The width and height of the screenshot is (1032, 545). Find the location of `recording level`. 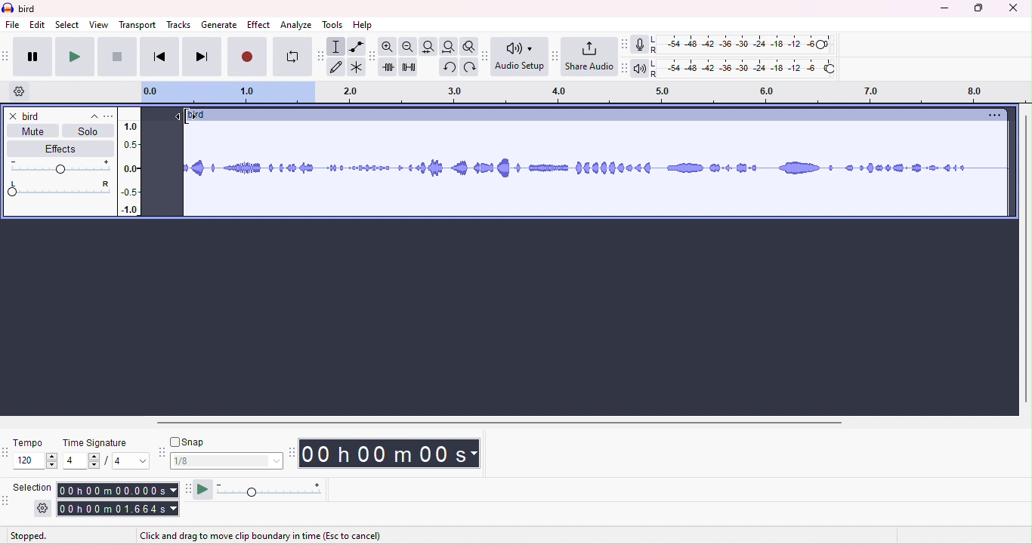

recording level is located at coordinates (743, 45).